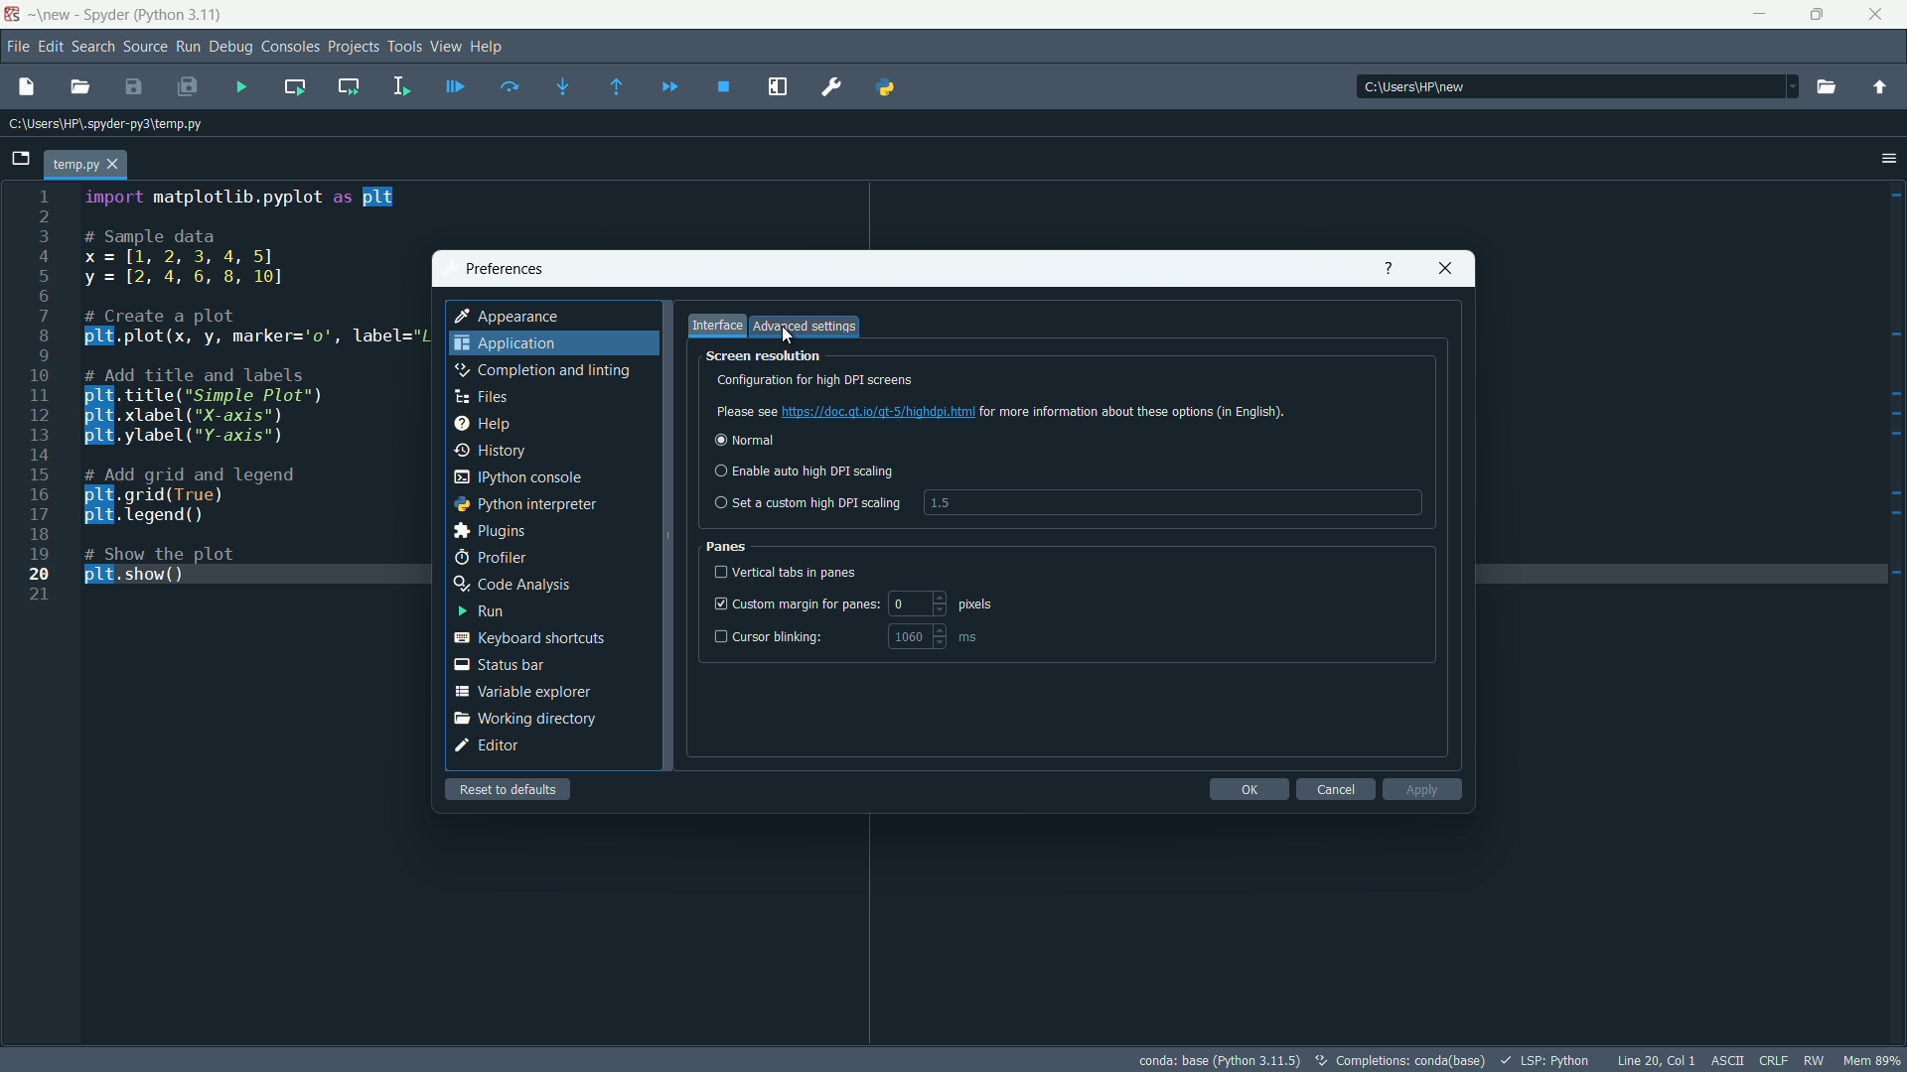  I want to click on reset to default, so click(508, 789).